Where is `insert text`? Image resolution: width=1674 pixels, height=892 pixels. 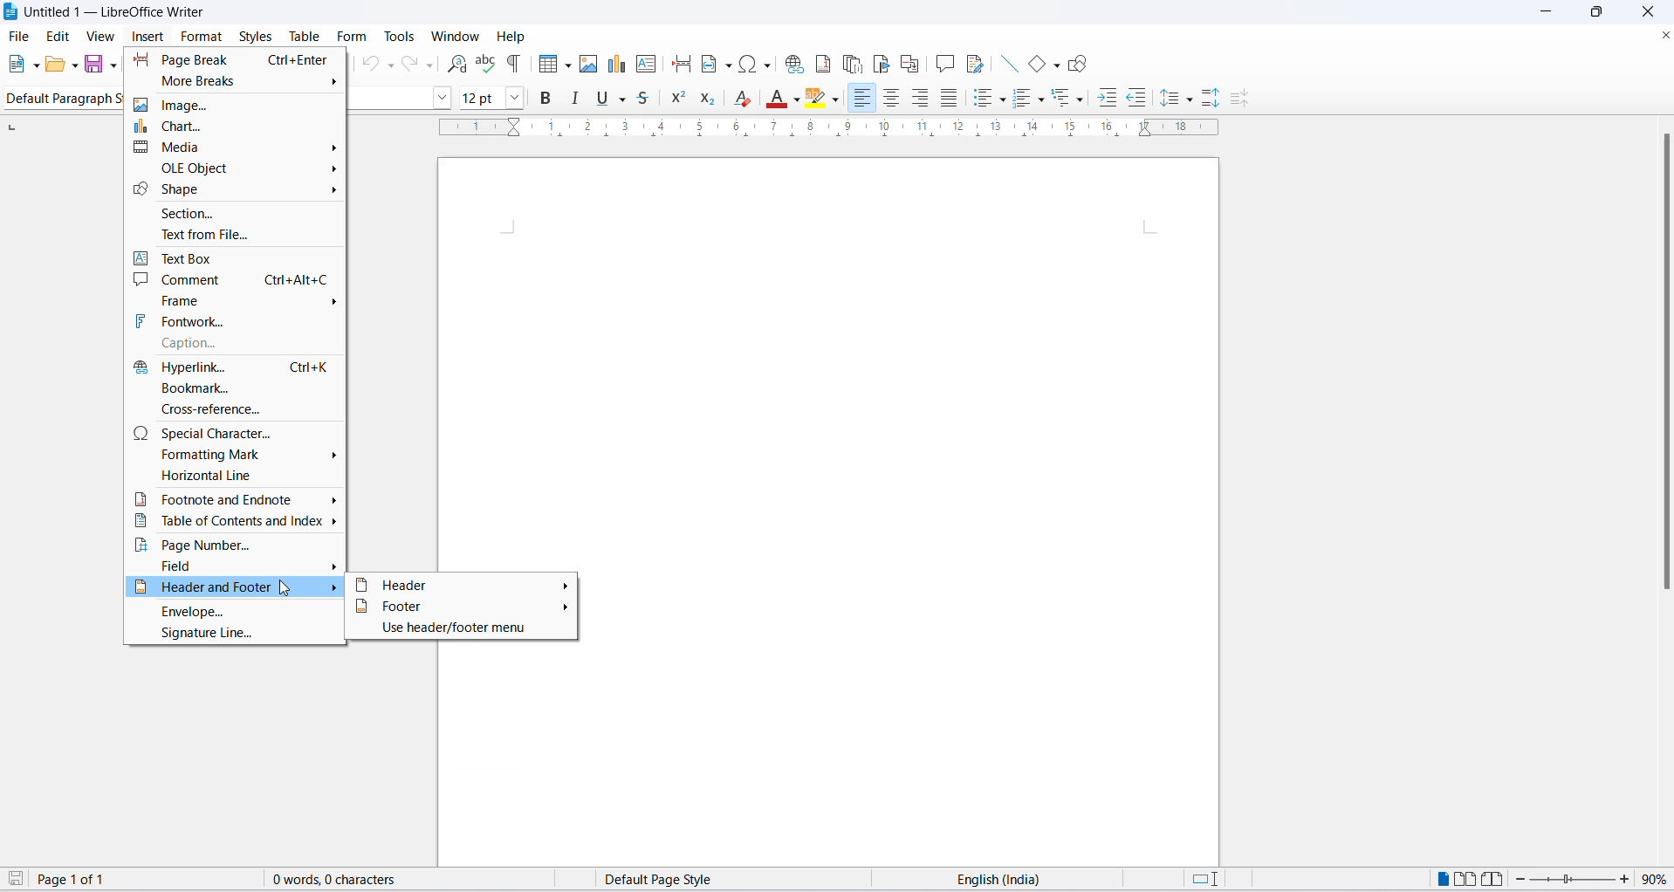 insert text is located at coordinates (645, 65).